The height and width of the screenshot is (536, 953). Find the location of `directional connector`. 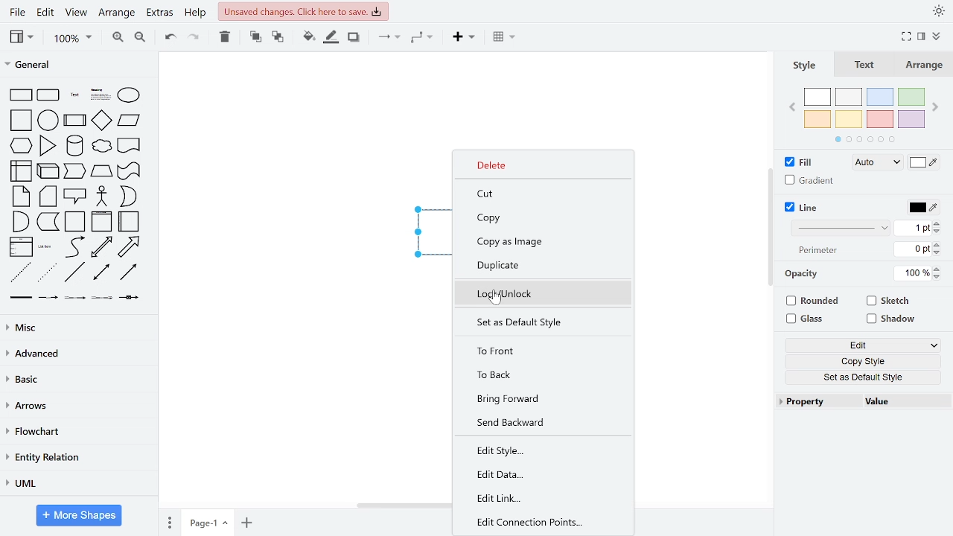

directional connector is located at coordinates (127, 273).